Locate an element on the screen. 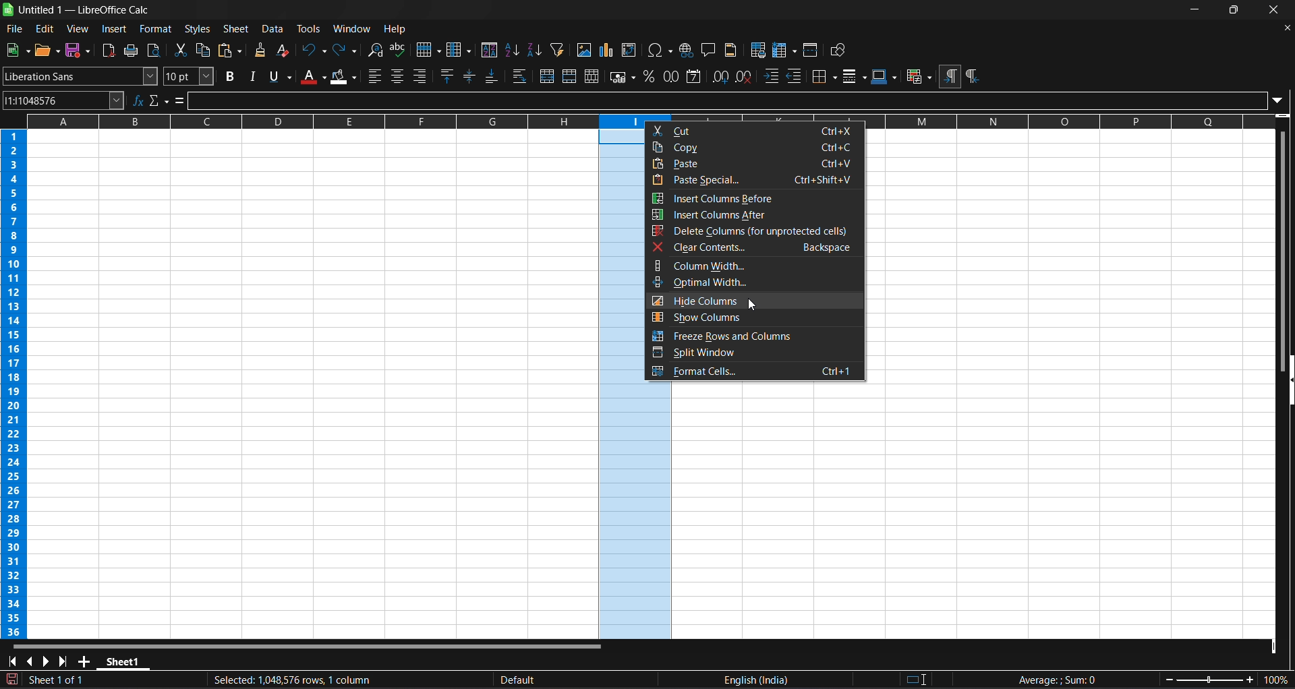  define print area is located at coordinates (757, 50).